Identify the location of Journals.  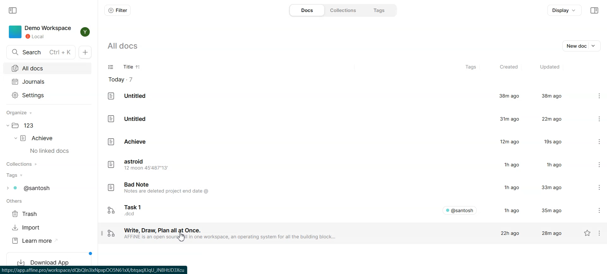
(47, 81).